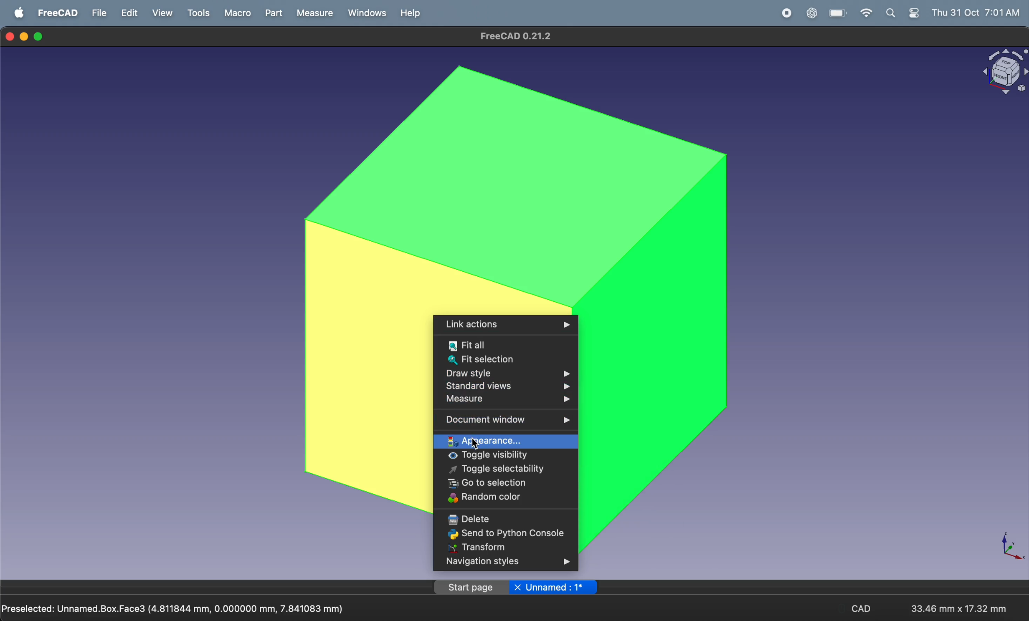  What do you see at coordinates (977, 13) in the screenshot?
I see `Thu 31 oct 7.01 Am` at bounding box center [977, 13].